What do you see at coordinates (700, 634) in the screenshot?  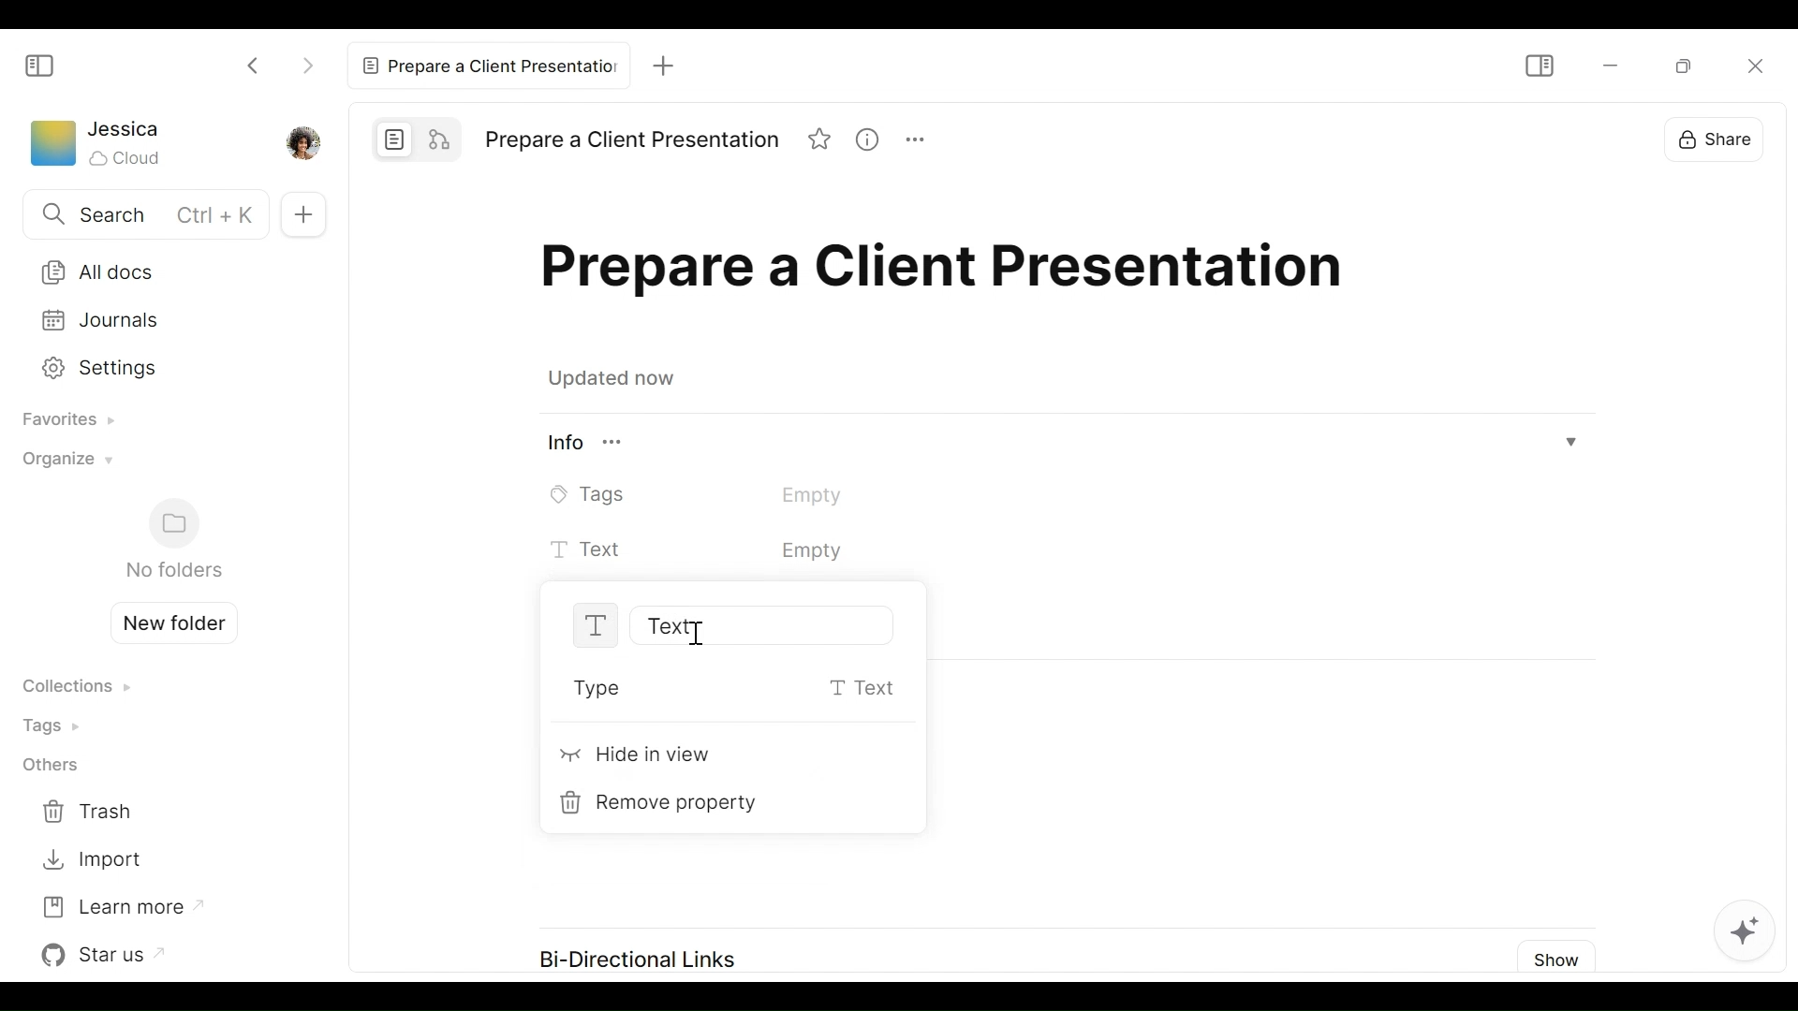 I see `Insertion cursor` at bounding box center [700, 634].